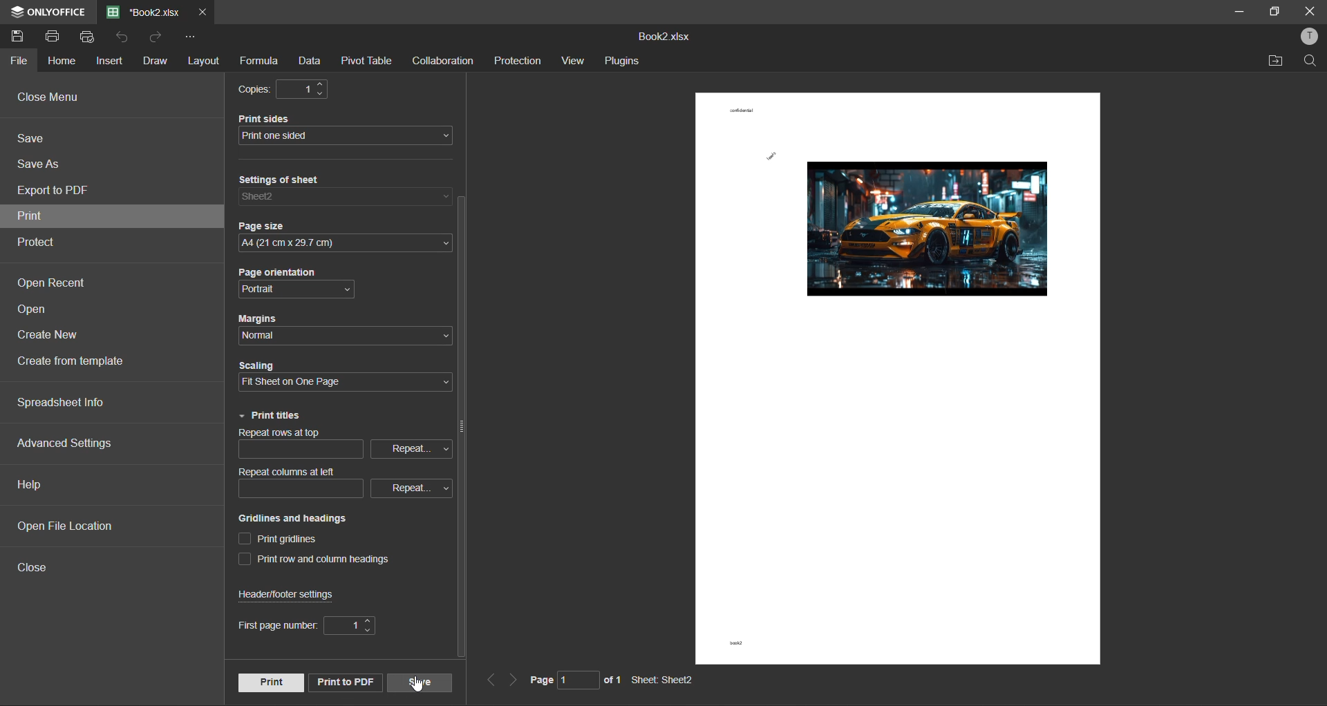  I want to click on home, so click(61, 61).